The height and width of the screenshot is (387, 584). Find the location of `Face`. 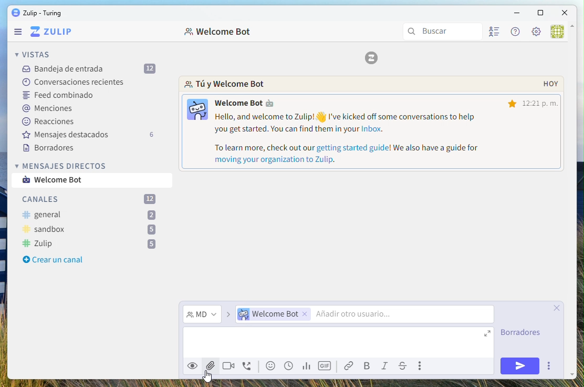

Face is located at coordinates (272, 366).